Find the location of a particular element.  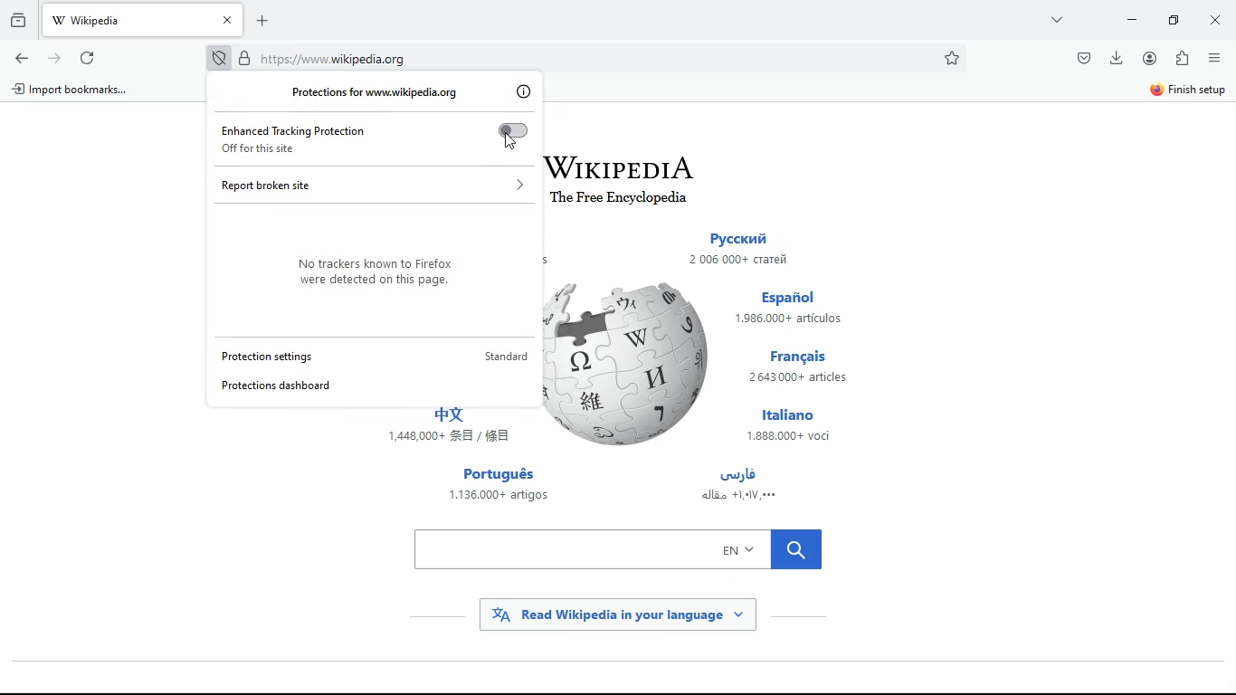

wikipedia is located at coordinates (626, 162).